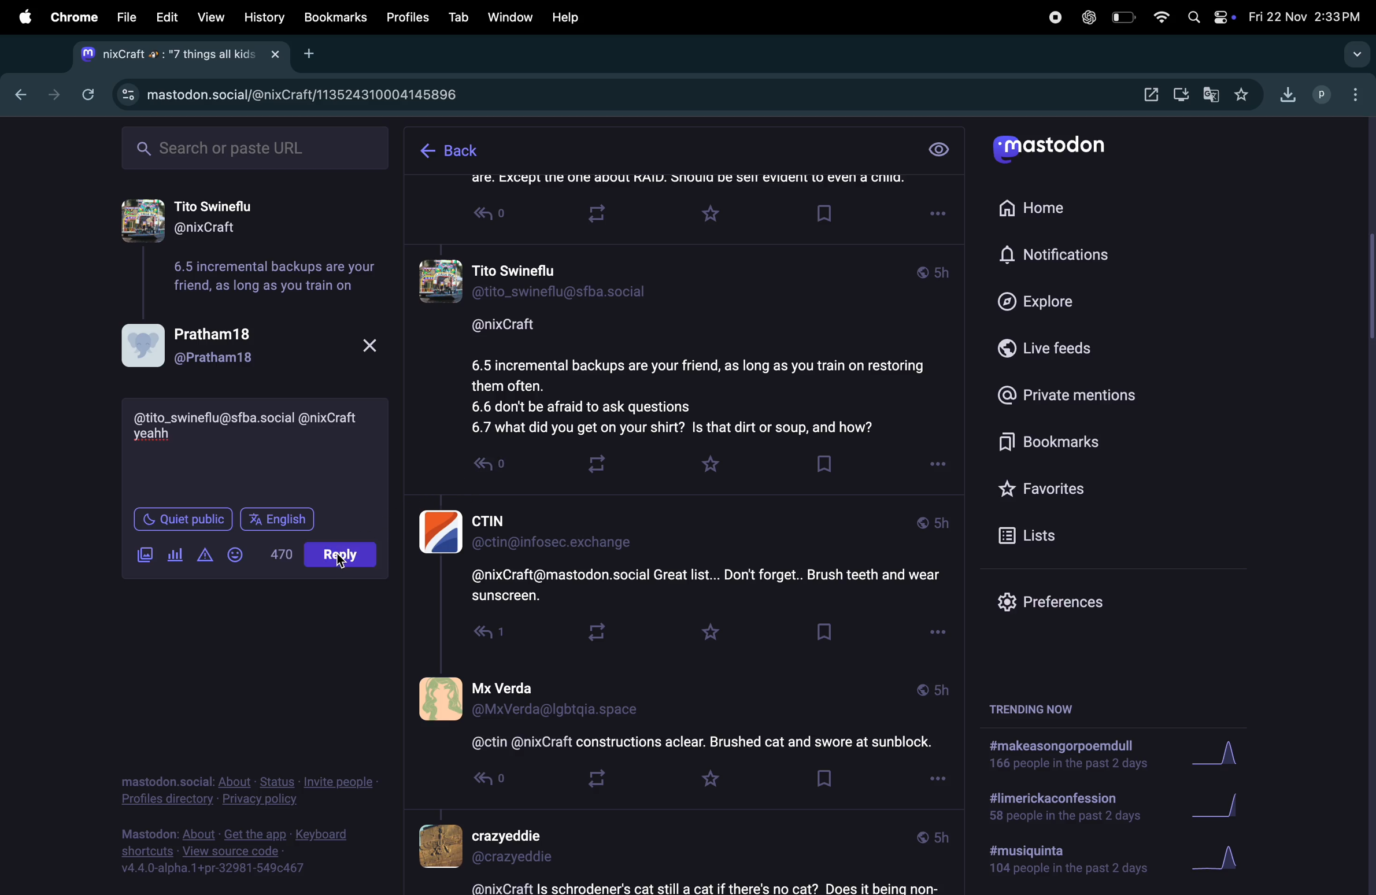 The height and width of the screenshot is (895, 1376). I want to click on mastodon logo, so click(1060, 150).